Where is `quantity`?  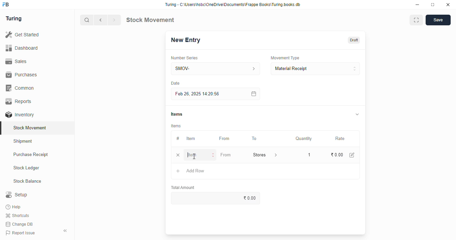
quantity is located at coordinates (304, 139).